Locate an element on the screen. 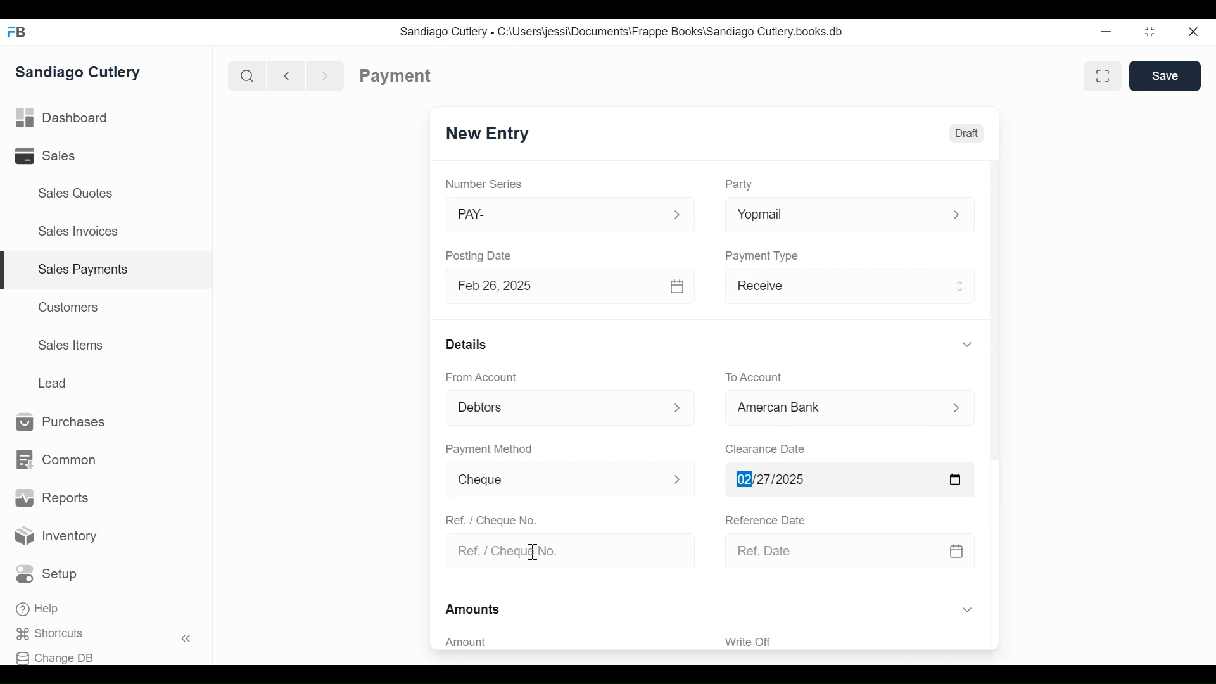  Payment is located at coordinates (396, 76).